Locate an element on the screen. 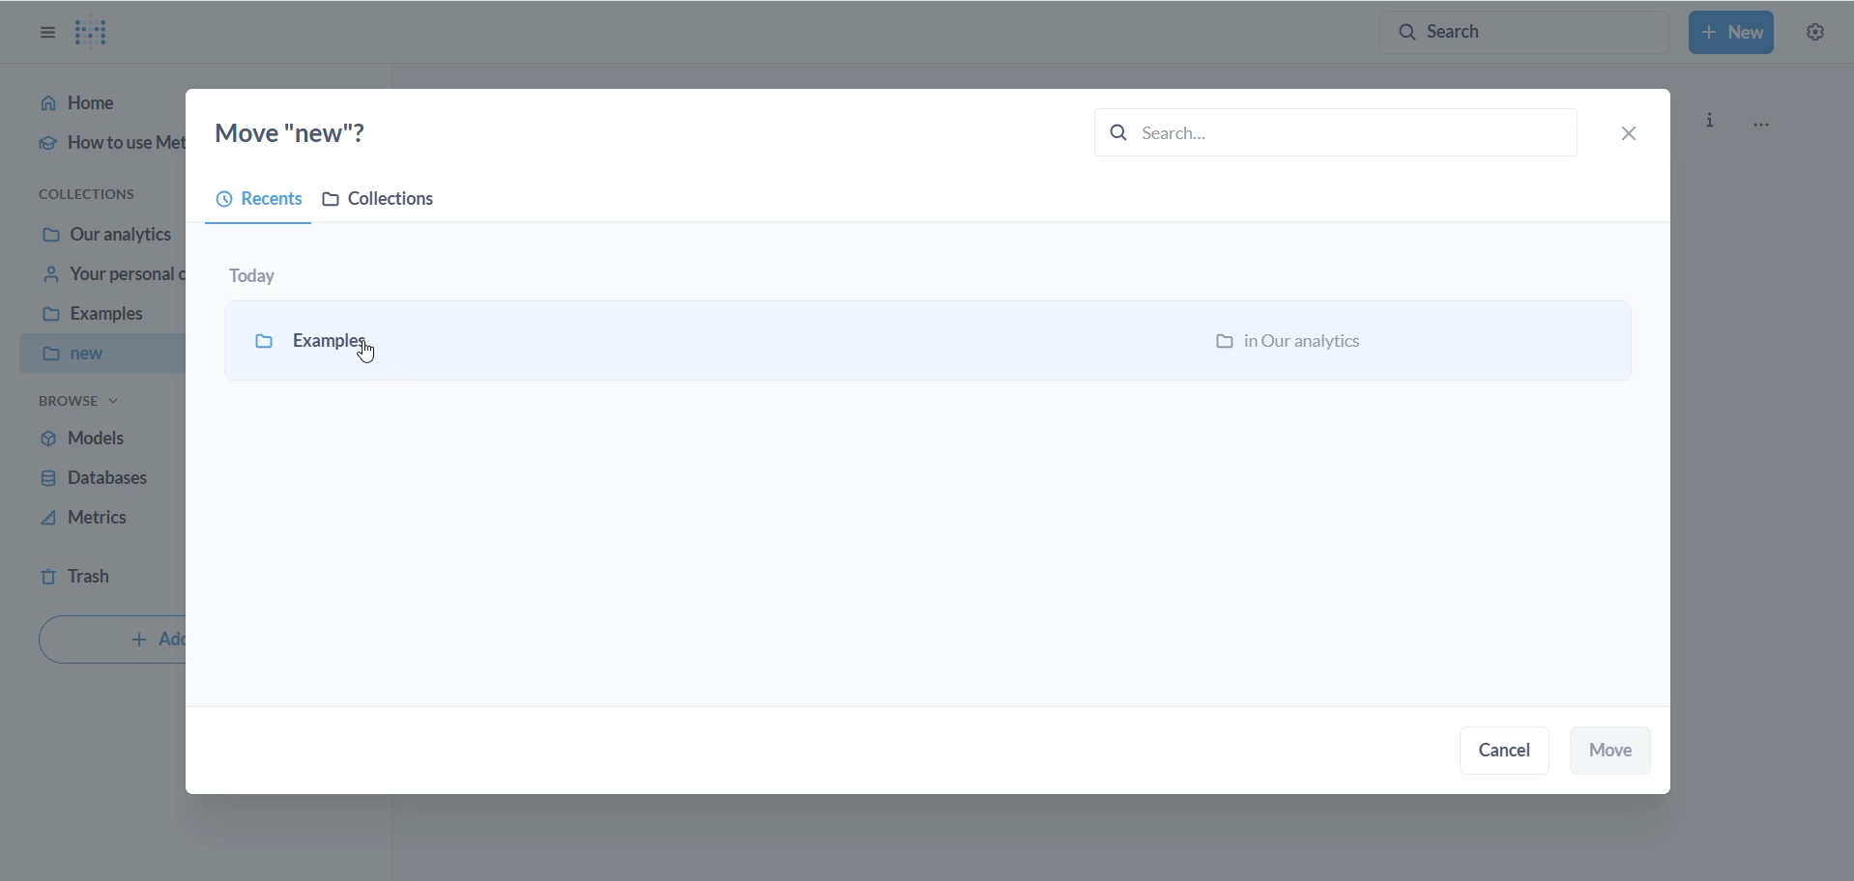  browse is located at coordinates (80, 406).